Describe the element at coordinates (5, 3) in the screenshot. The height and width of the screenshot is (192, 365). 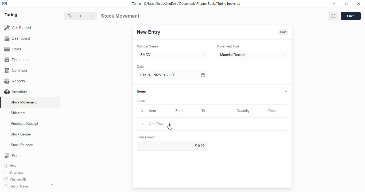
I see `FB-logo` at that location.